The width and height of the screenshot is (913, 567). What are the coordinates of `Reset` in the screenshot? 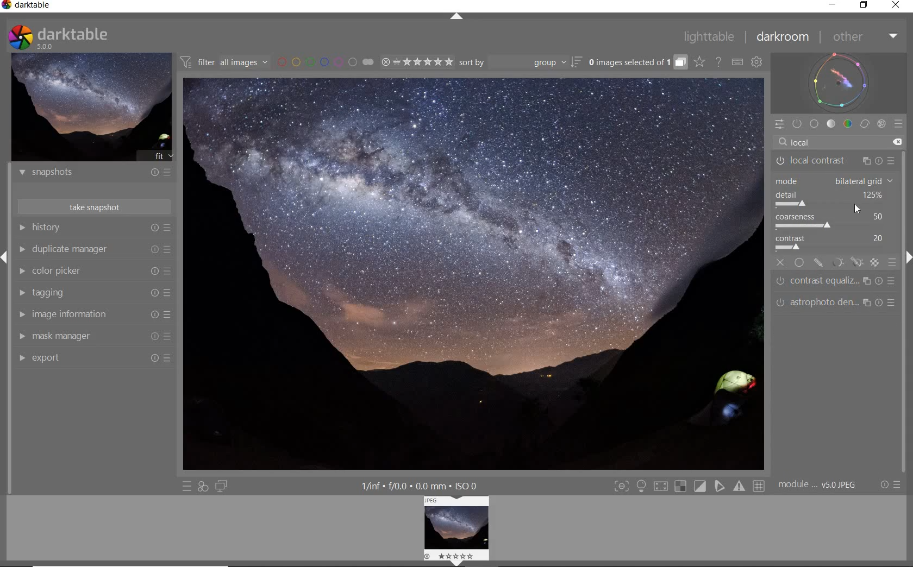 It's located at (152, 358).